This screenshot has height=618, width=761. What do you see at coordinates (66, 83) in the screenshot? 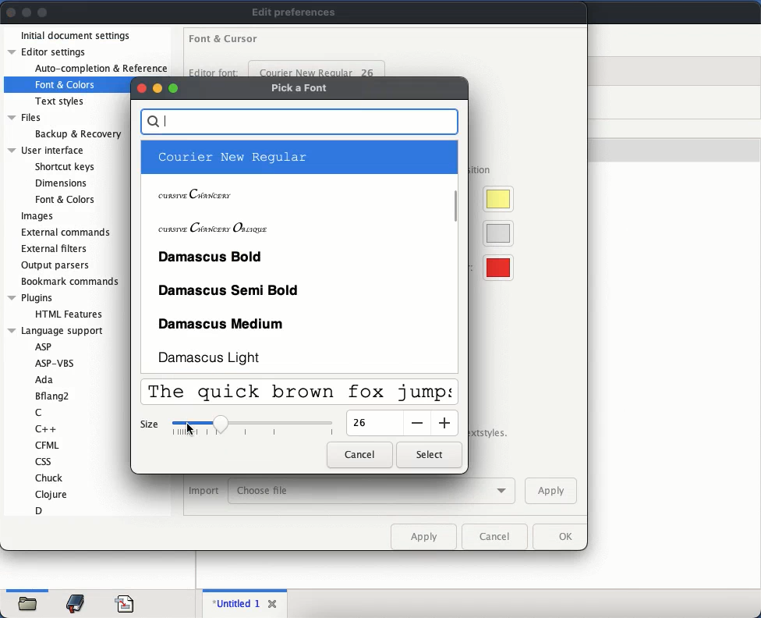
I see `font and colors` at bounding box center [66, 83].